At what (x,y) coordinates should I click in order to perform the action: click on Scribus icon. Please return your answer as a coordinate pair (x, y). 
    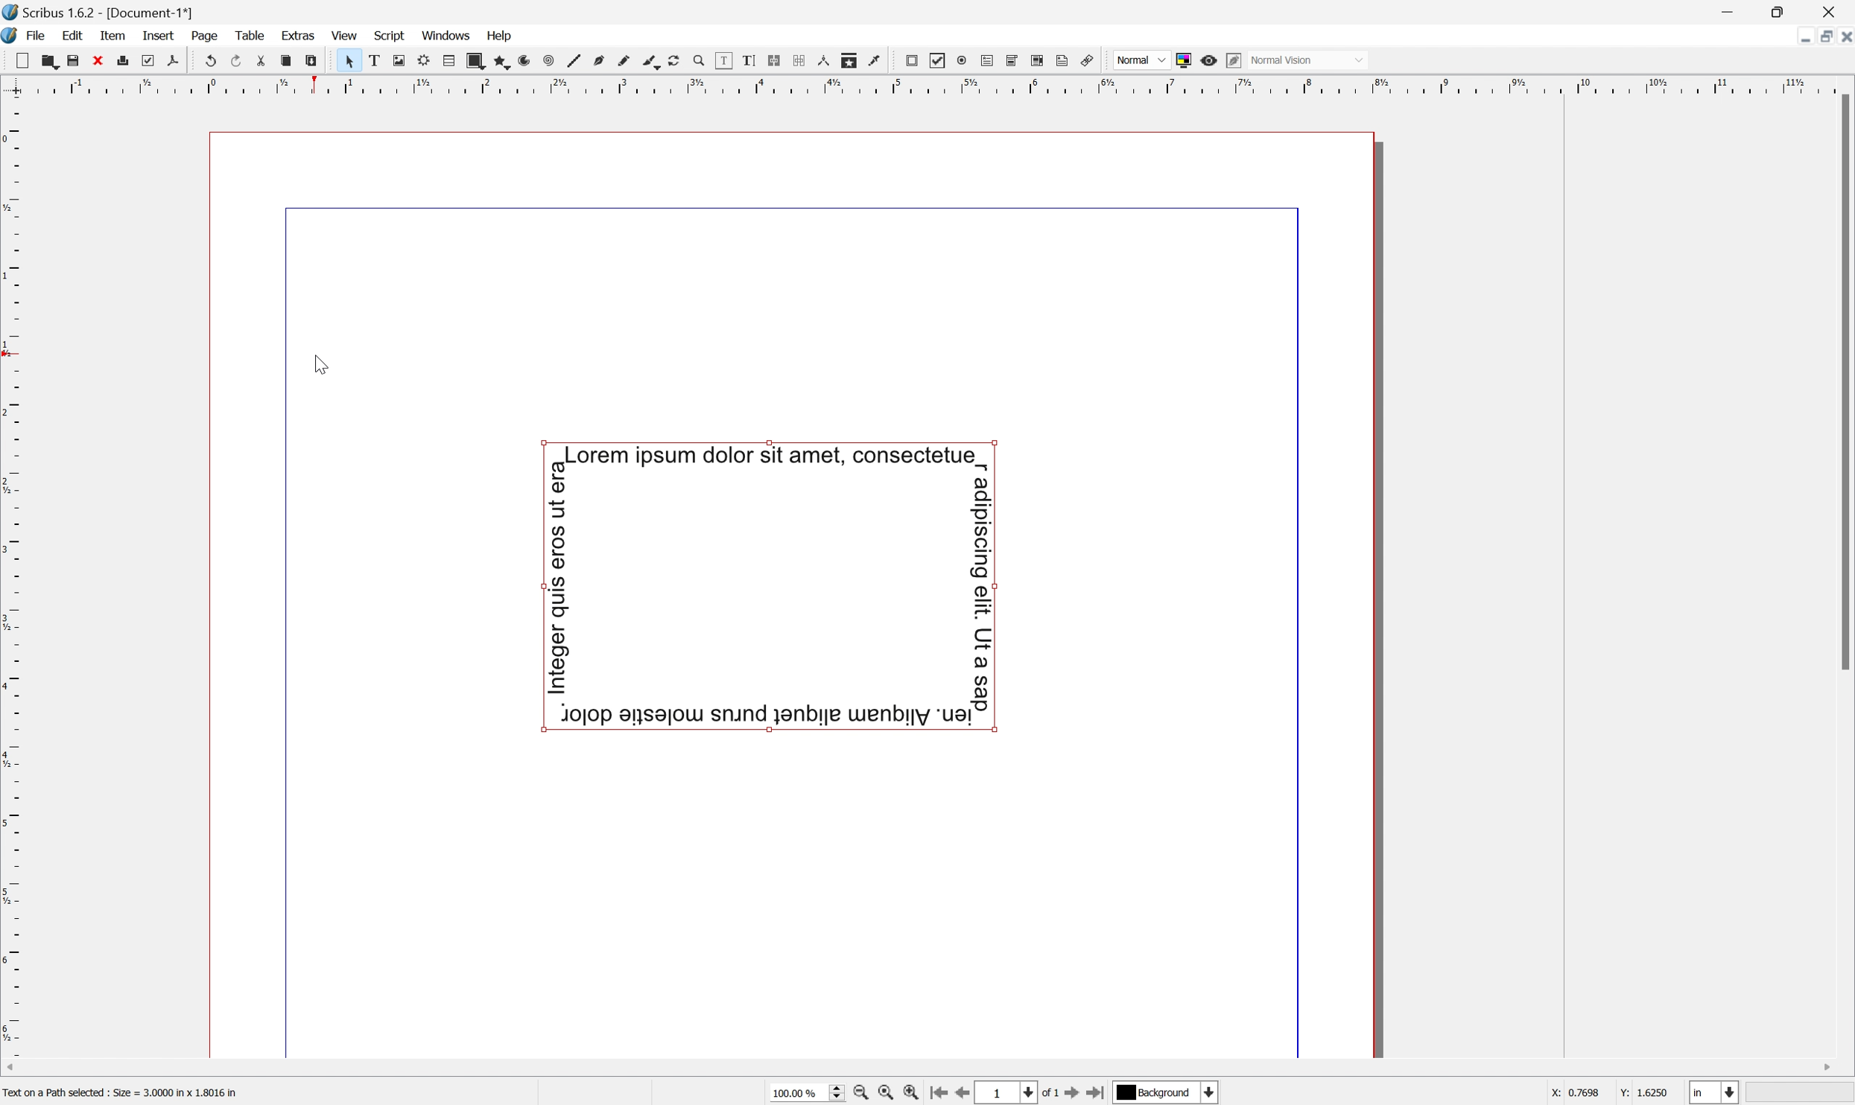
    Looking at the image, I should click on (12, 36).